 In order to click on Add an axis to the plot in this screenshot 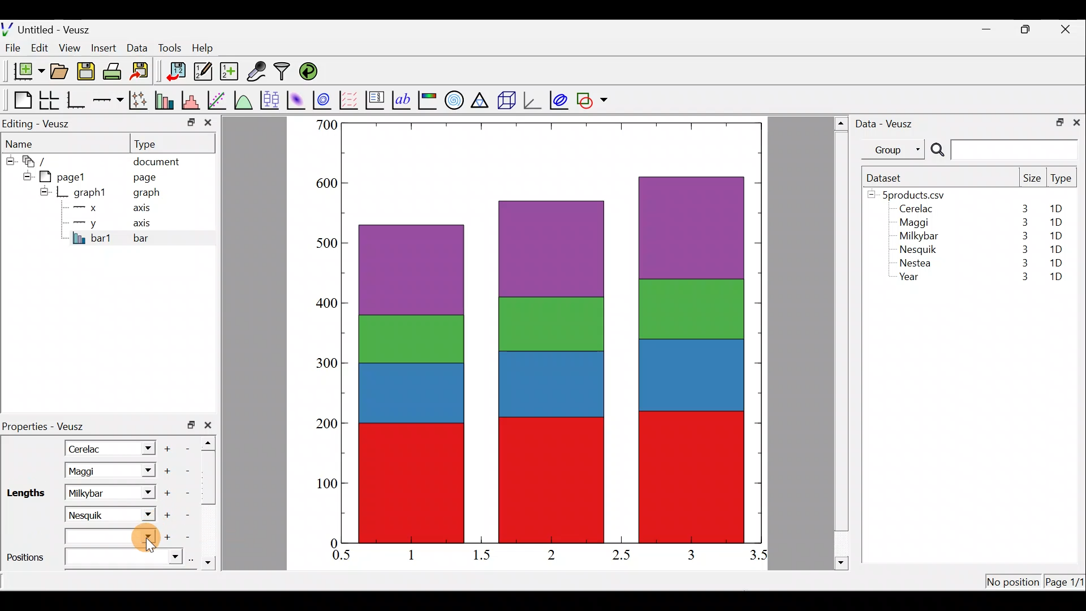, I will do `click(110, 100)`.